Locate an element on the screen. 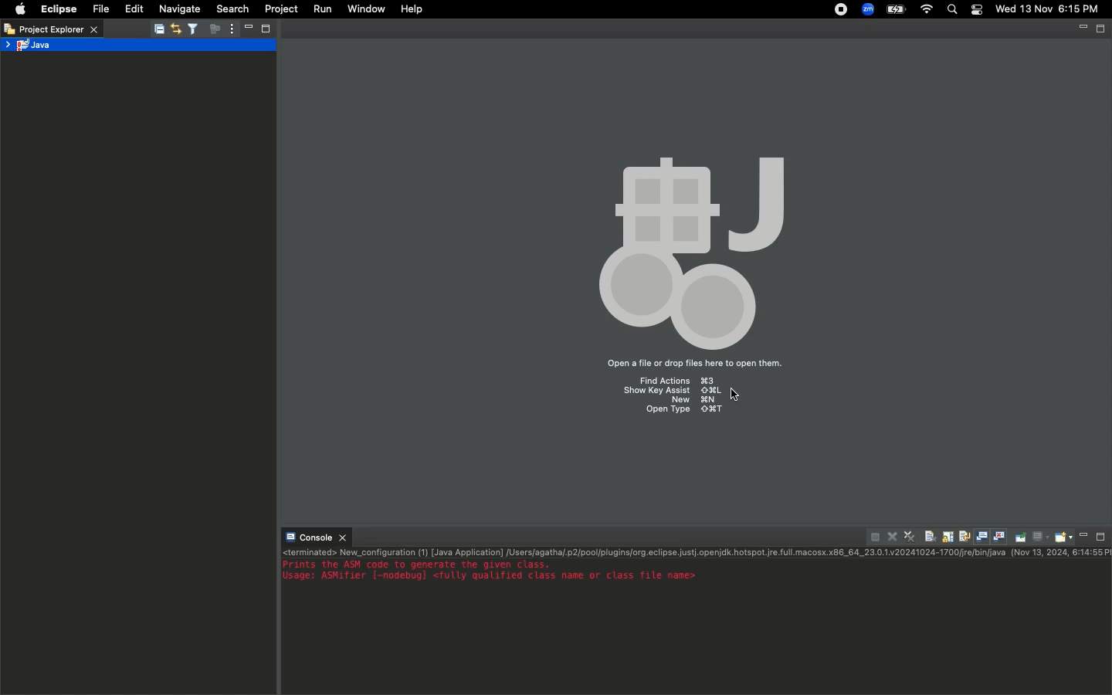 This screenshot has width=1112, height=695. Java project is located at coordinates (27, 46).